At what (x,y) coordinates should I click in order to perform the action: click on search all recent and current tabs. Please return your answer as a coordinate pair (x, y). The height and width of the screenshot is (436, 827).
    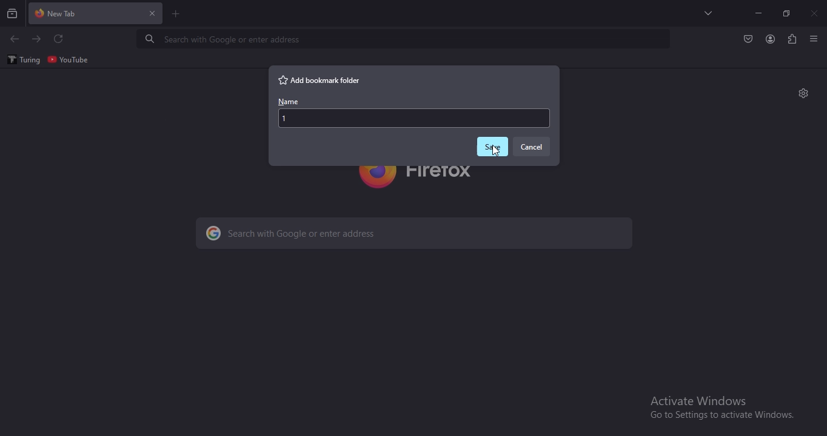
    Looking at the image, I should click on (13, 15).